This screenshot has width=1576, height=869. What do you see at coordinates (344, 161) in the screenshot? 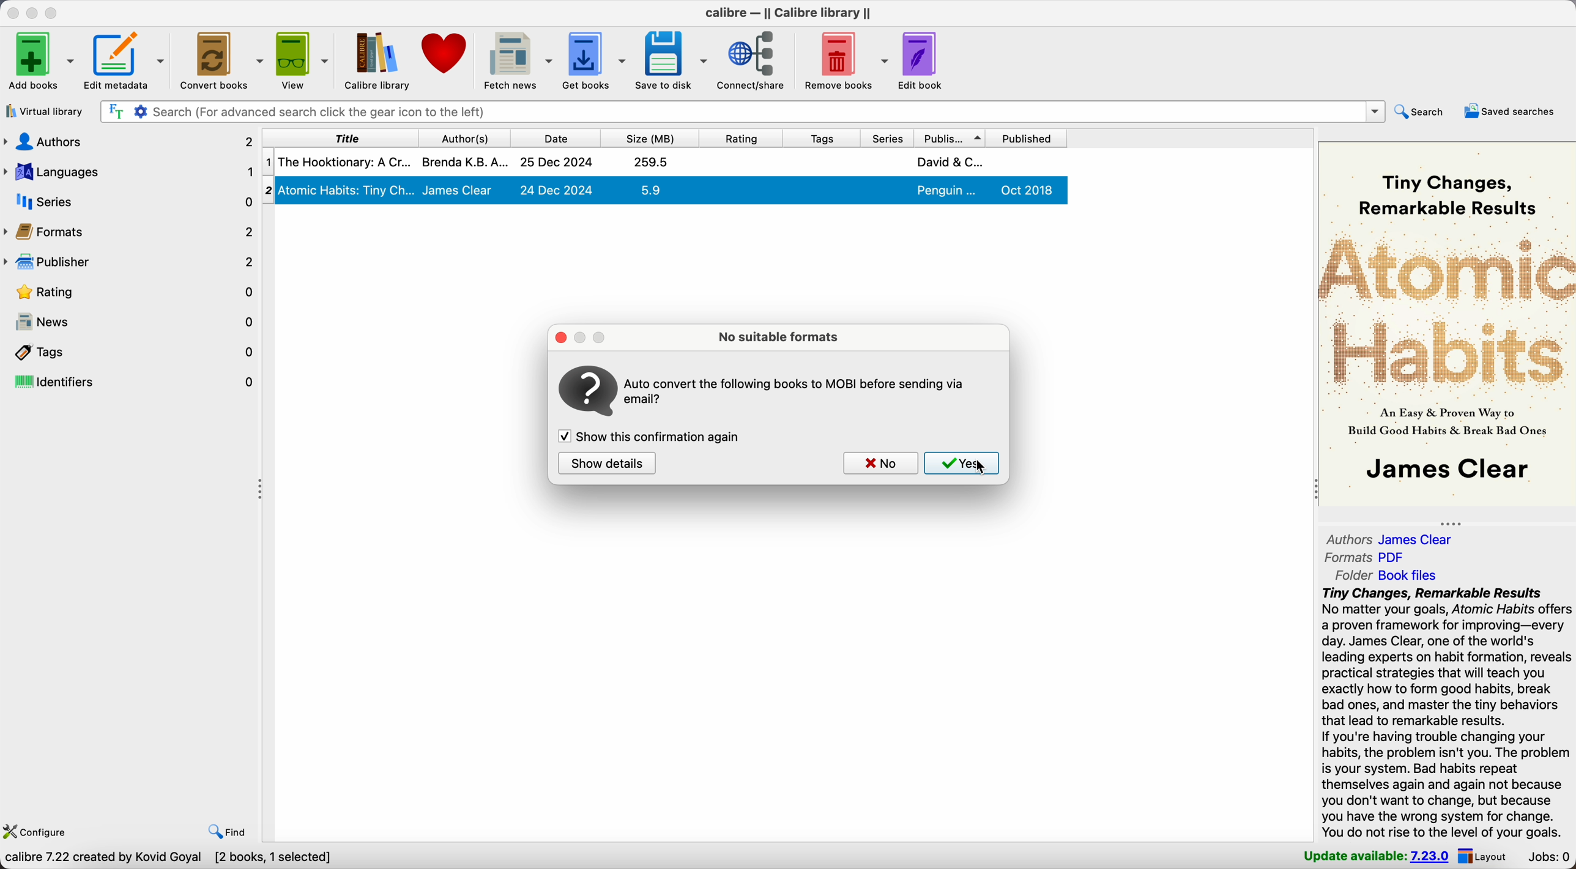
I see `The Hookitonary: A Cr` at bounding box center [344, 161].